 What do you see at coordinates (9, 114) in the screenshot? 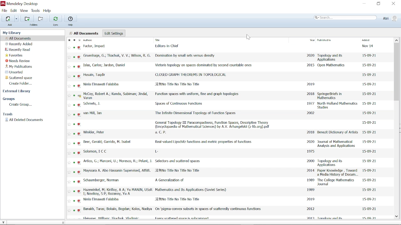
I see `Trash` at bounding box center [9, 114].